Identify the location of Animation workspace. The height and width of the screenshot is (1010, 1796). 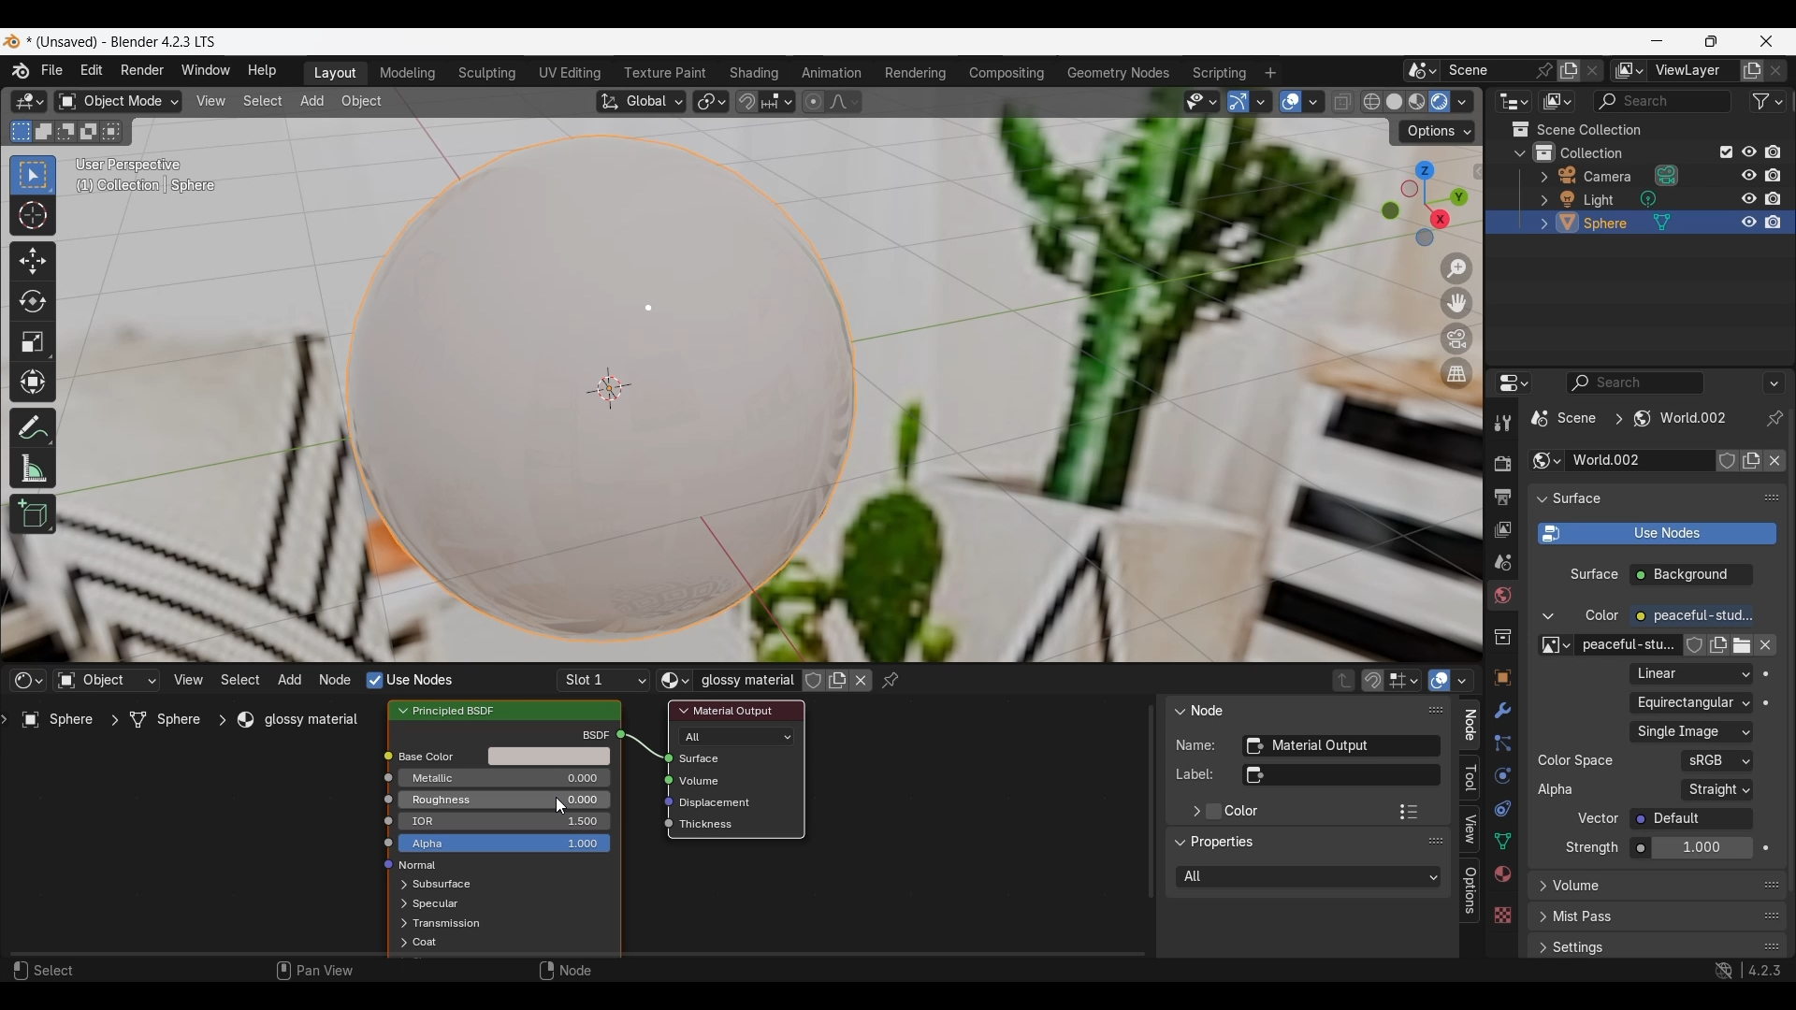
(833, 72).